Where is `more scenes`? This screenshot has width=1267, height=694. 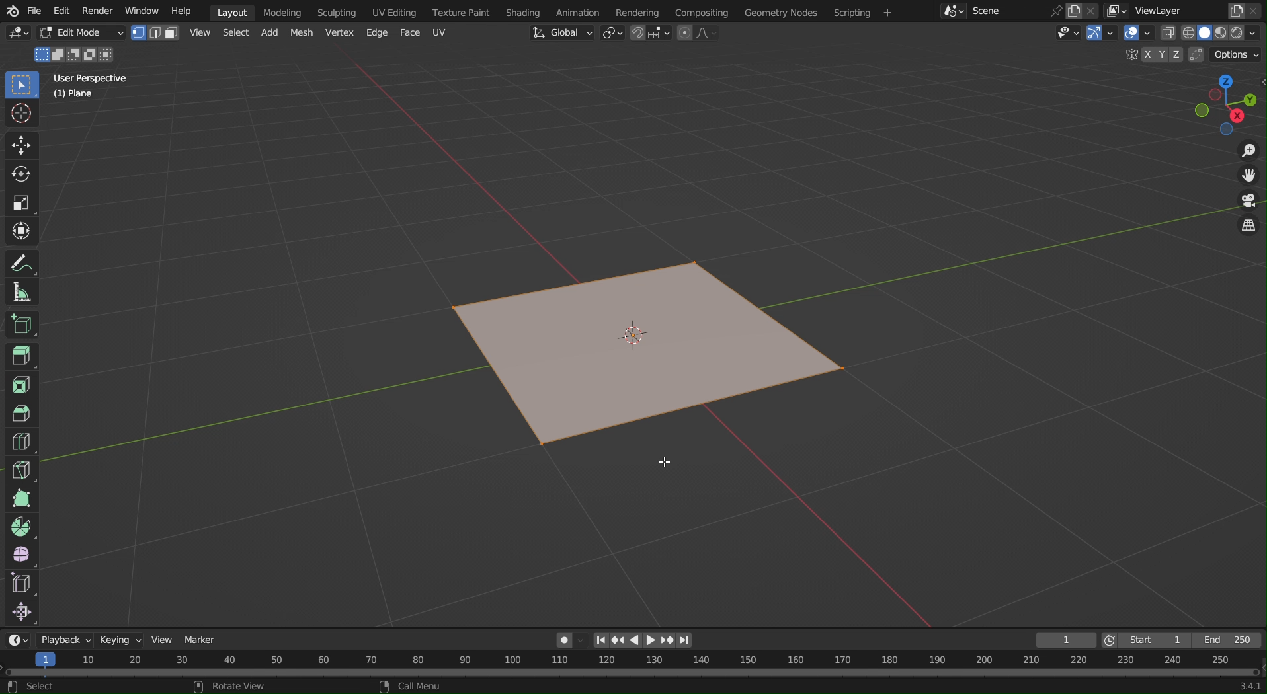
more scenes is located at coordinates (952, 13).